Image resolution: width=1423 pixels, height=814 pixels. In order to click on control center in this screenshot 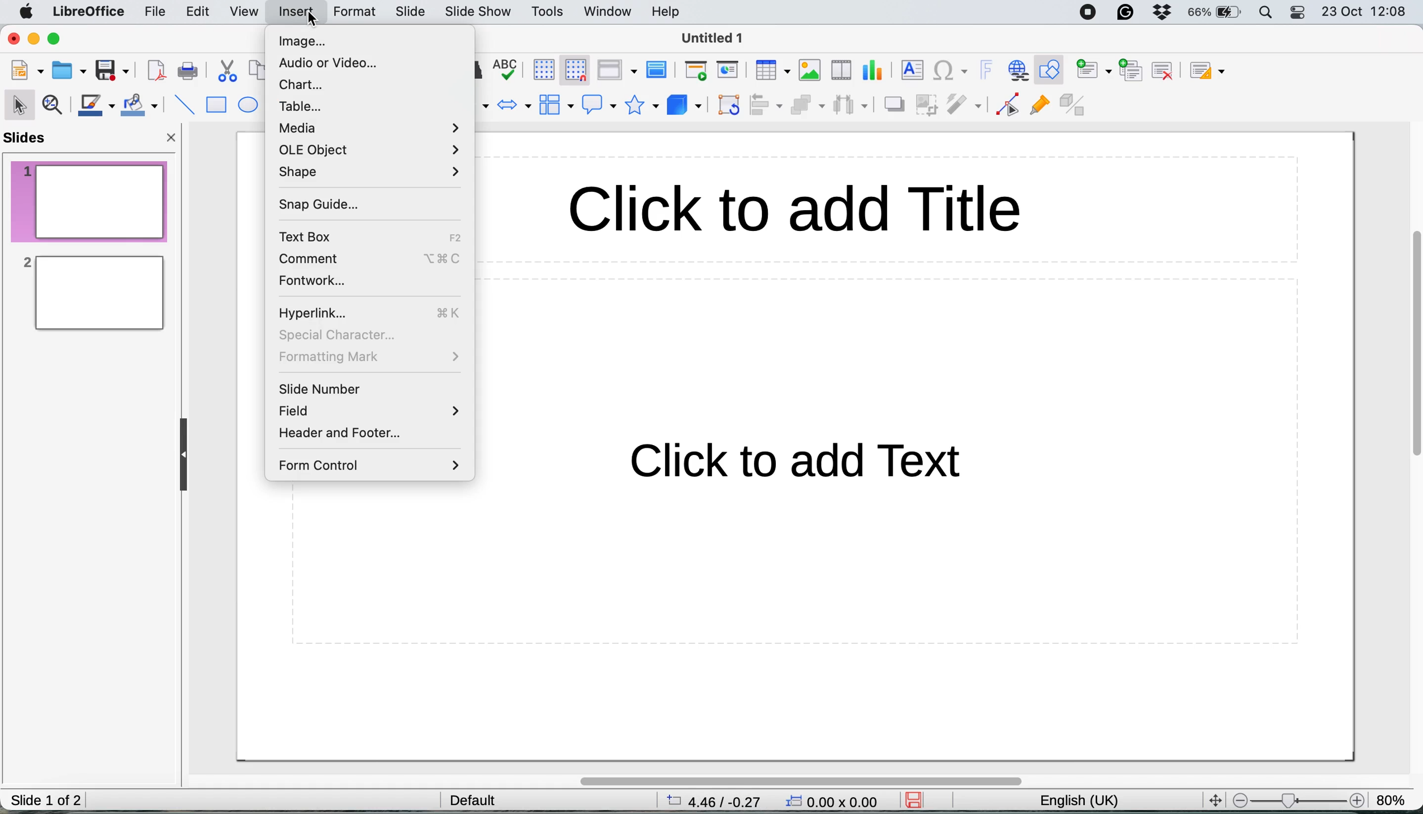, I will do `click(1299, 14)`.